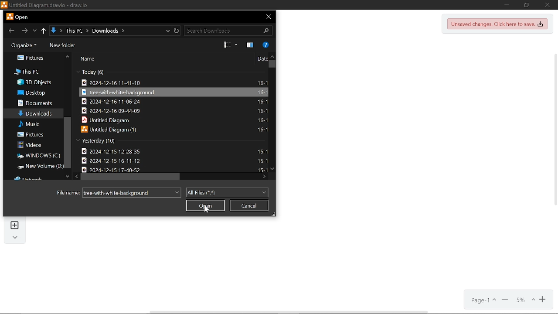 This screenshot has height=314, width=558. What do you see at coordinates (27, 72) in the screenshot?
I see `this pc` at bounding box center [27, 72].